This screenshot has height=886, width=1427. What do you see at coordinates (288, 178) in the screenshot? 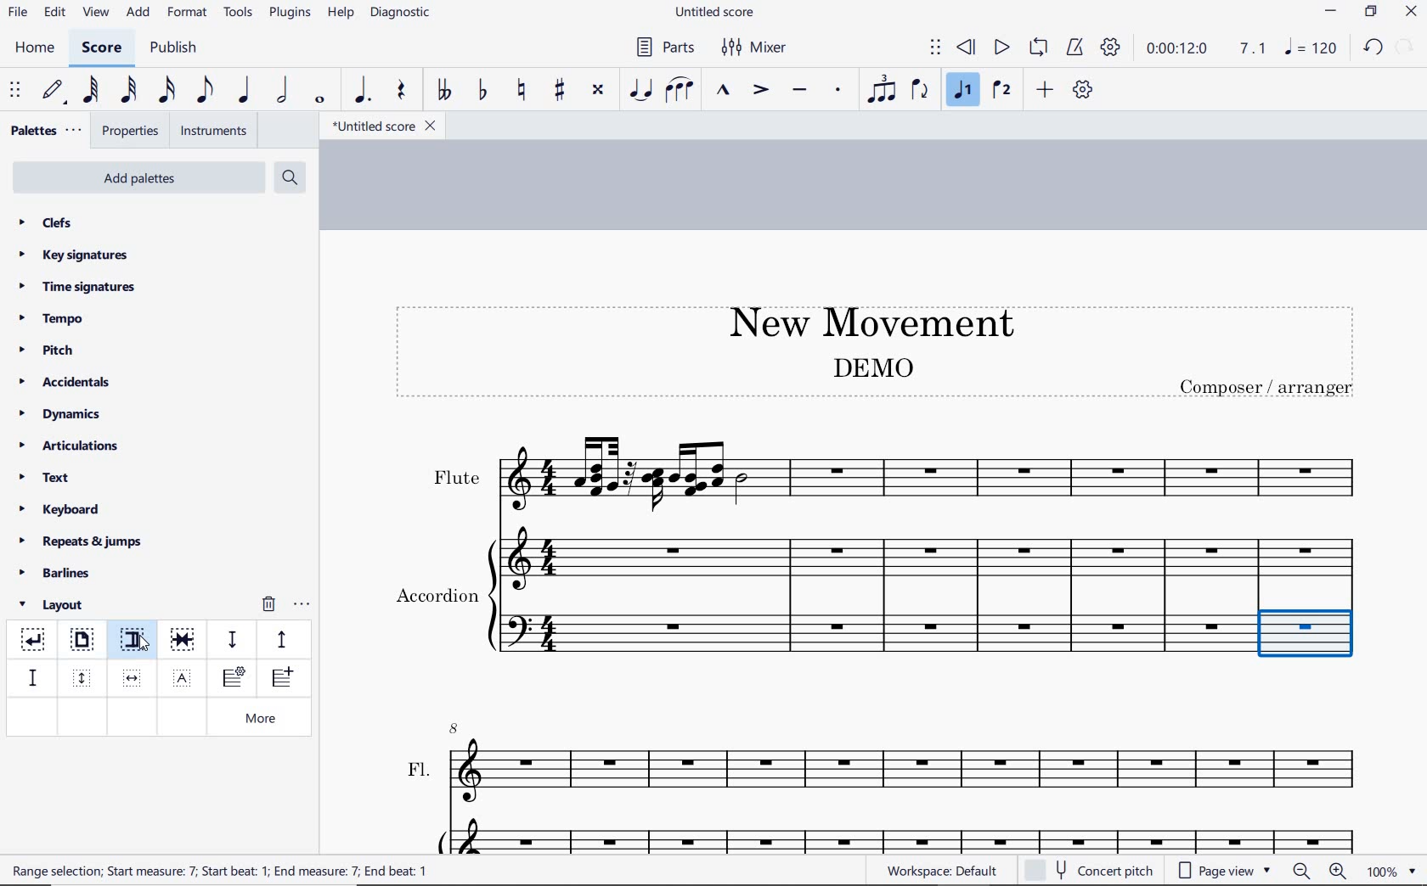
I see `search palettes` at bounding box center [288, 178].